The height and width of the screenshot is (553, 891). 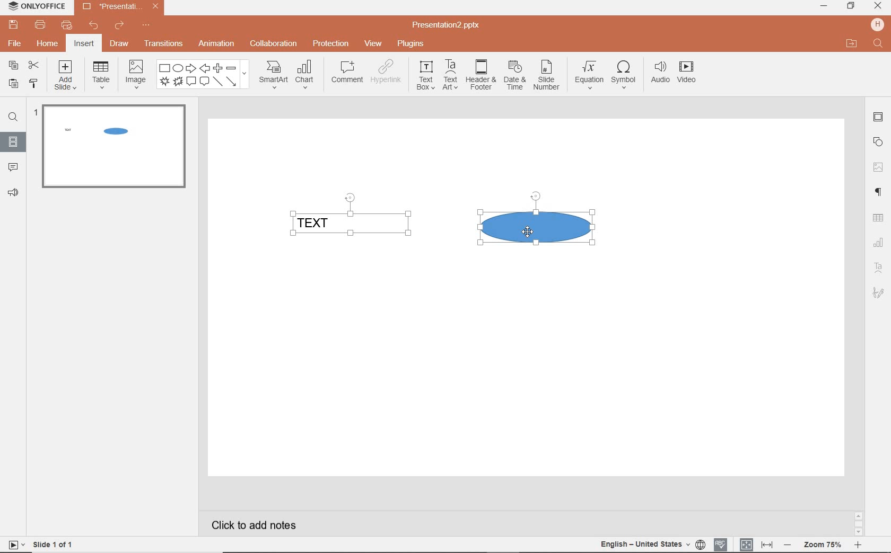 What do you see at coordinates (651, 545) in the screenshot?
I see `TEXT LANGUAGE` at bounding box center [651, 545].